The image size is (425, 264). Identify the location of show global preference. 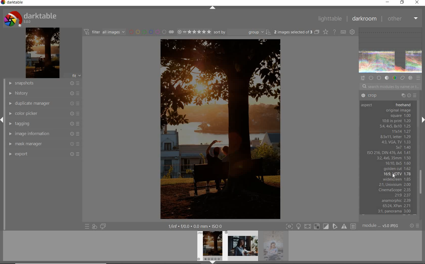
(353, 32).